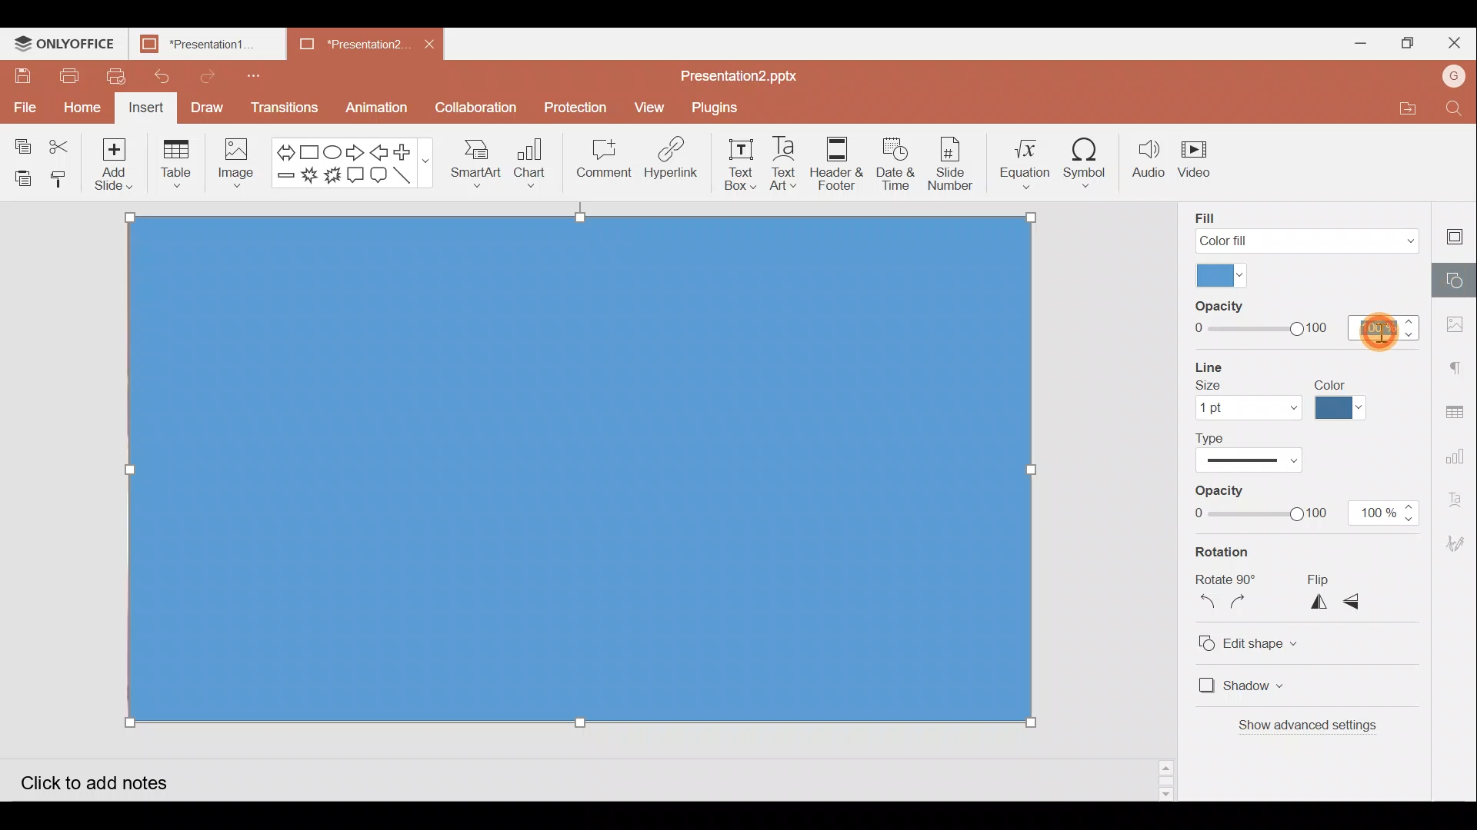 Image resolution: width=1477 pixels, height=830 pixels. Describe the element at coordinates (22, 139) in the screenshot. I see `Copy` at that location.